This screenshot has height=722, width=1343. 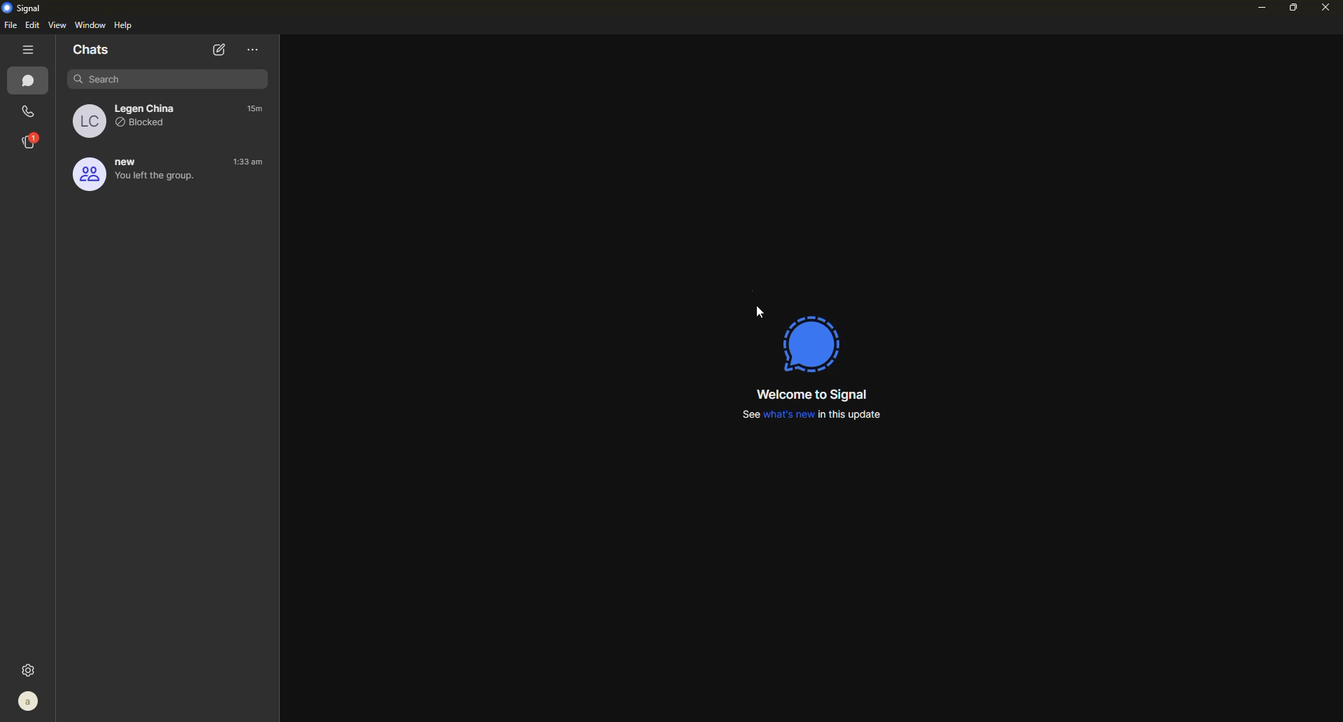 What do you see at coordinates (29, 111) in the screenshot?
I see `calls` at bounding box center [29, 111].